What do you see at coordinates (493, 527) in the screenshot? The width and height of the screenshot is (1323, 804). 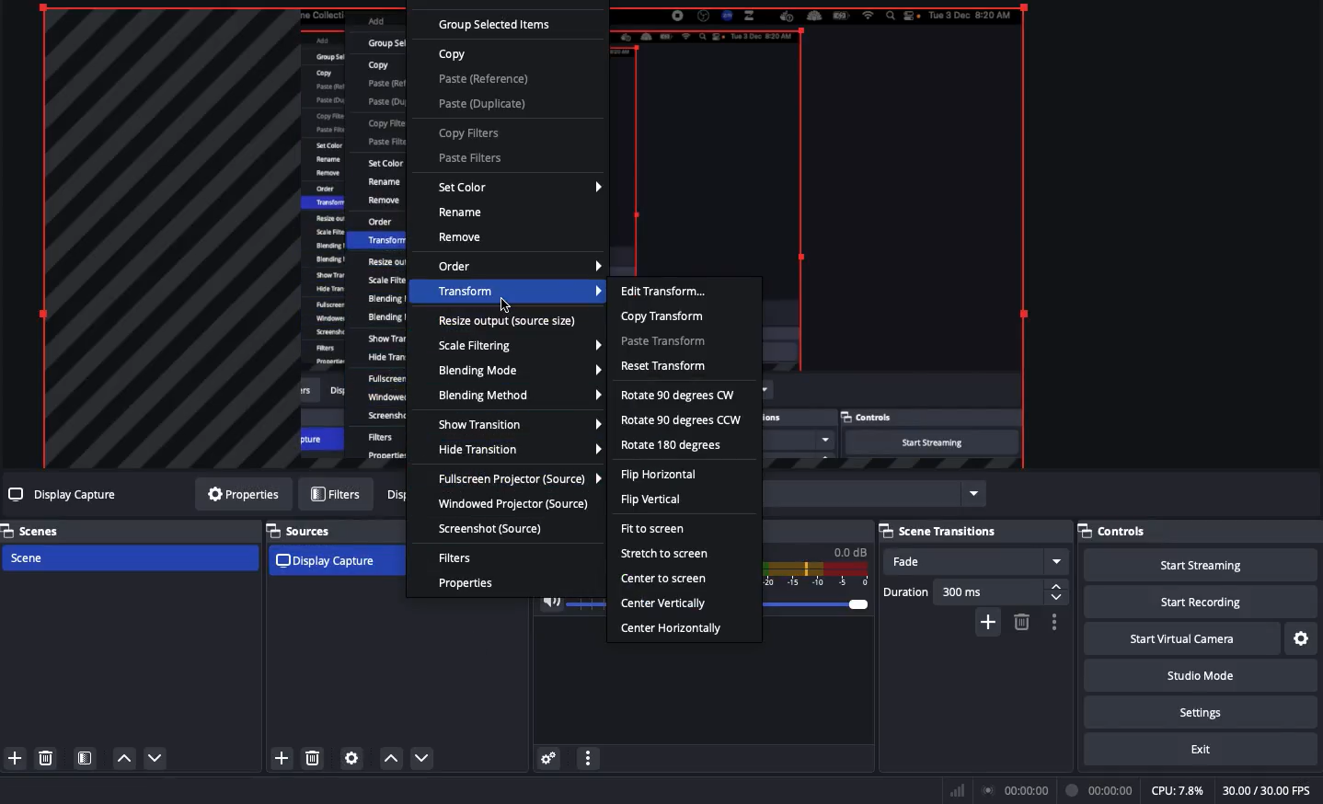 I see `Screenshot` at bounding box center [493, 527].